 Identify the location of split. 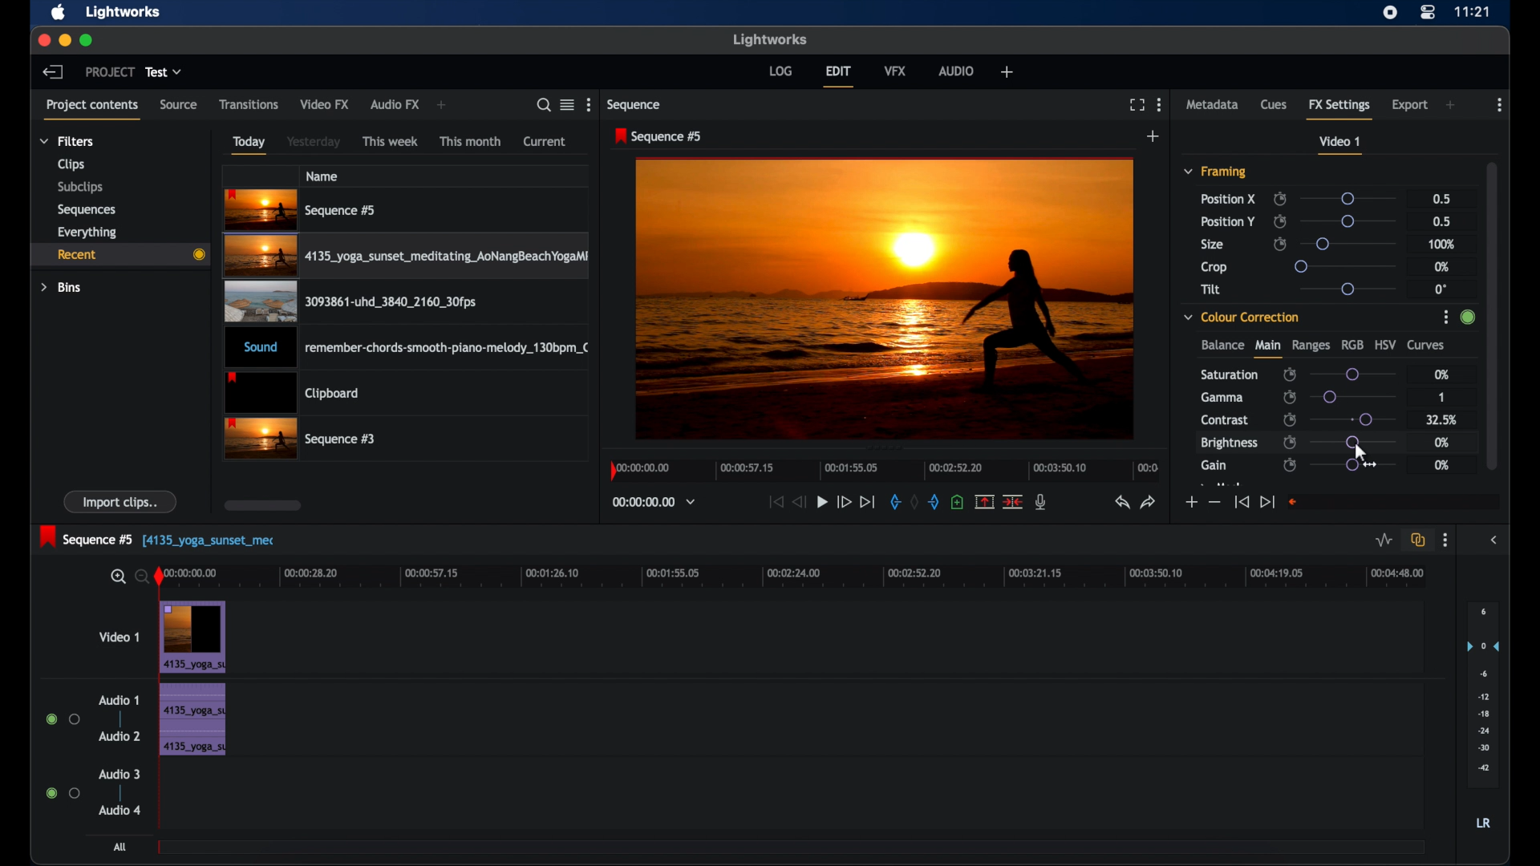
(1014, 500).